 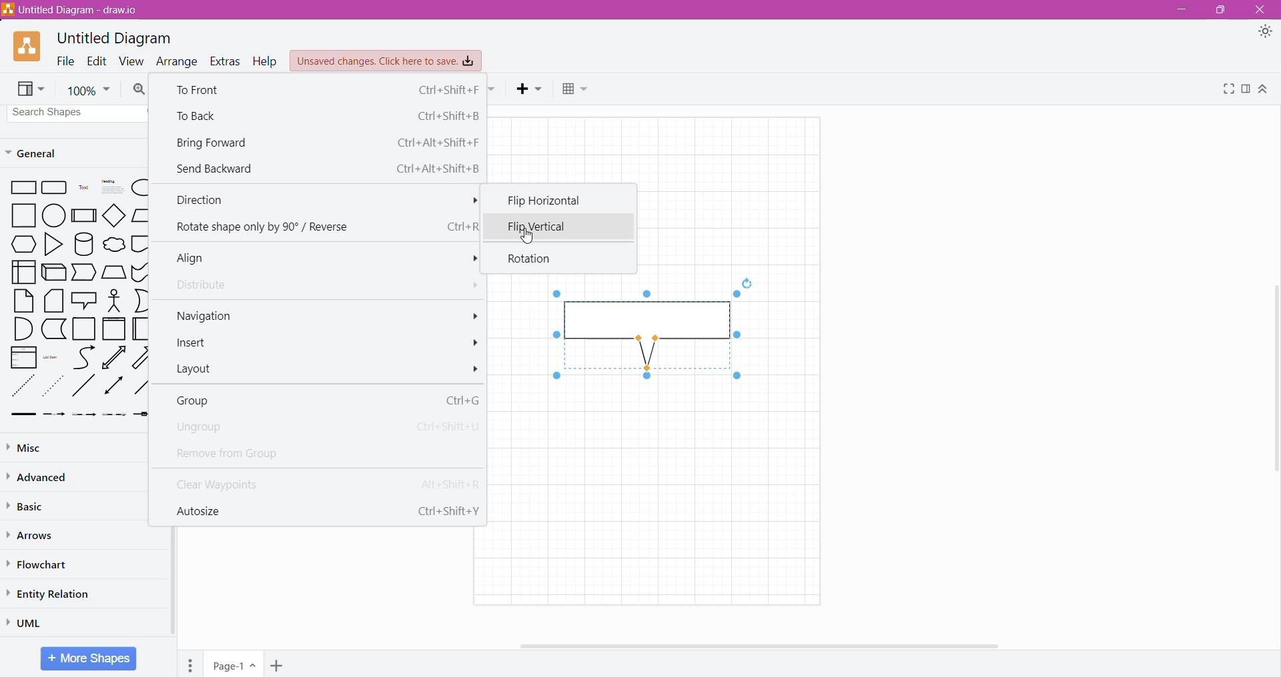 What do you see at coordinates (326, 142) in the screenshot?
I see `Bring Forward` at bounding box center [326, 142].